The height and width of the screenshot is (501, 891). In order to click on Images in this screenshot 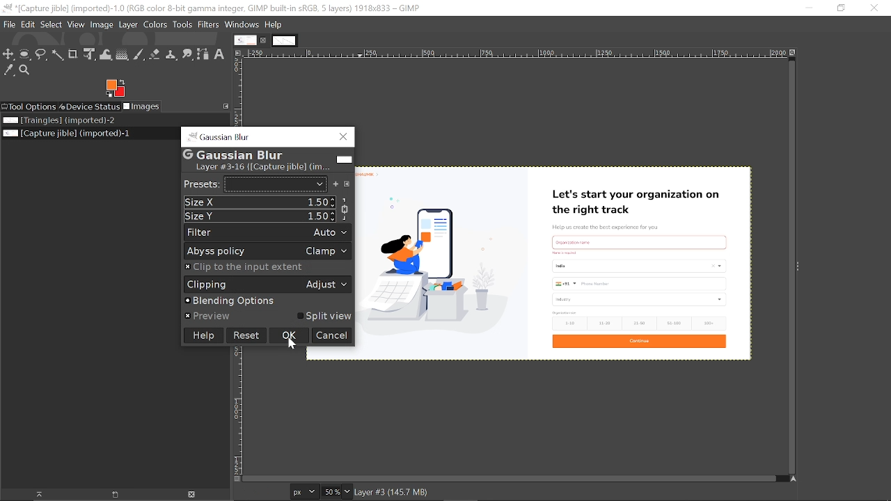, I will do `click(143, 106)`.